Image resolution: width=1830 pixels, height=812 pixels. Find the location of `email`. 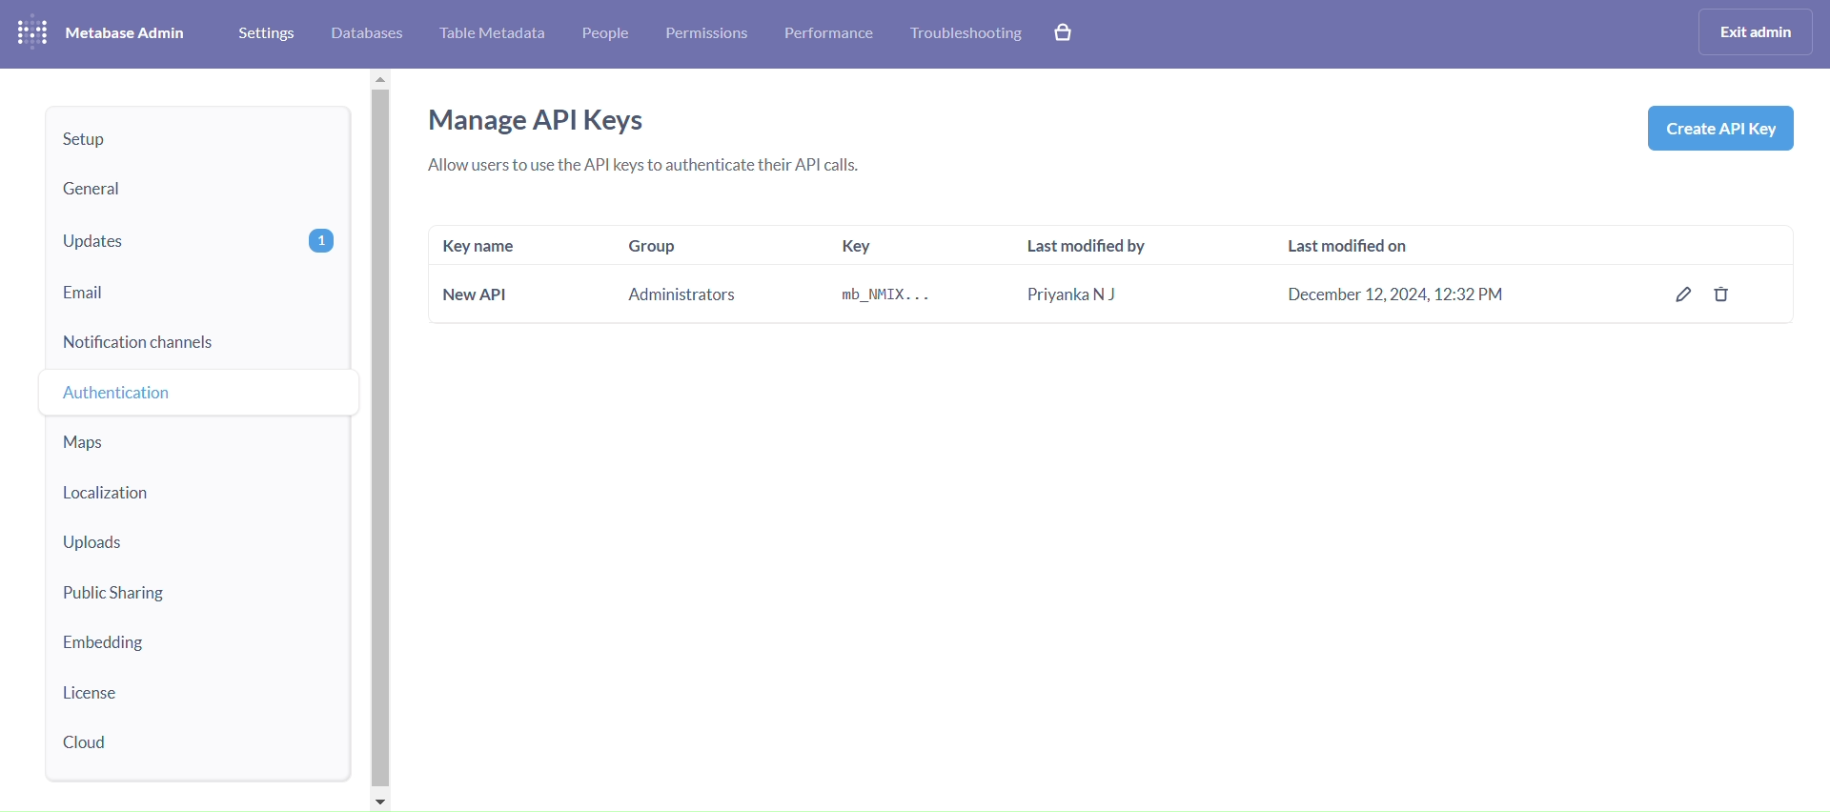

email is located at coordinates (196, 290).